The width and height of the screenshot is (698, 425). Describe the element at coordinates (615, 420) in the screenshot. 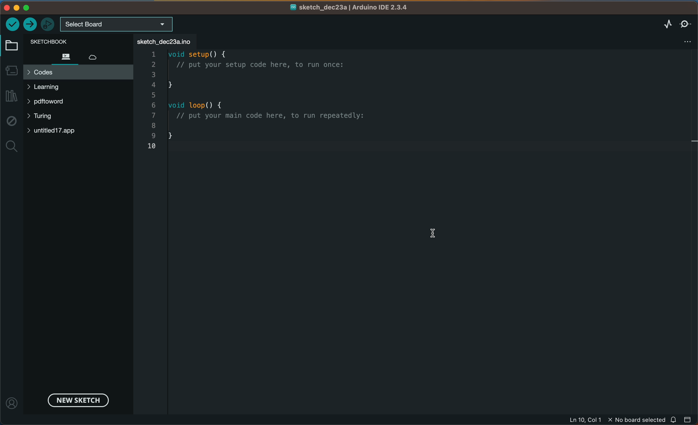

I see `file information` at that location.